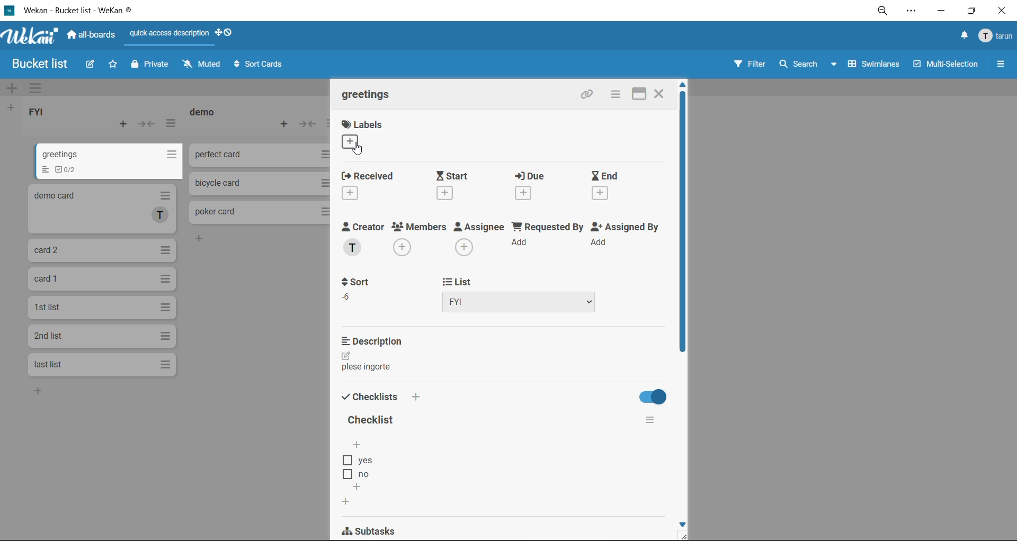 This screenshot has width=1017, height=541. Describe the element at coordinates (148, 123) in the screenshot. I see `collapse` at that location.